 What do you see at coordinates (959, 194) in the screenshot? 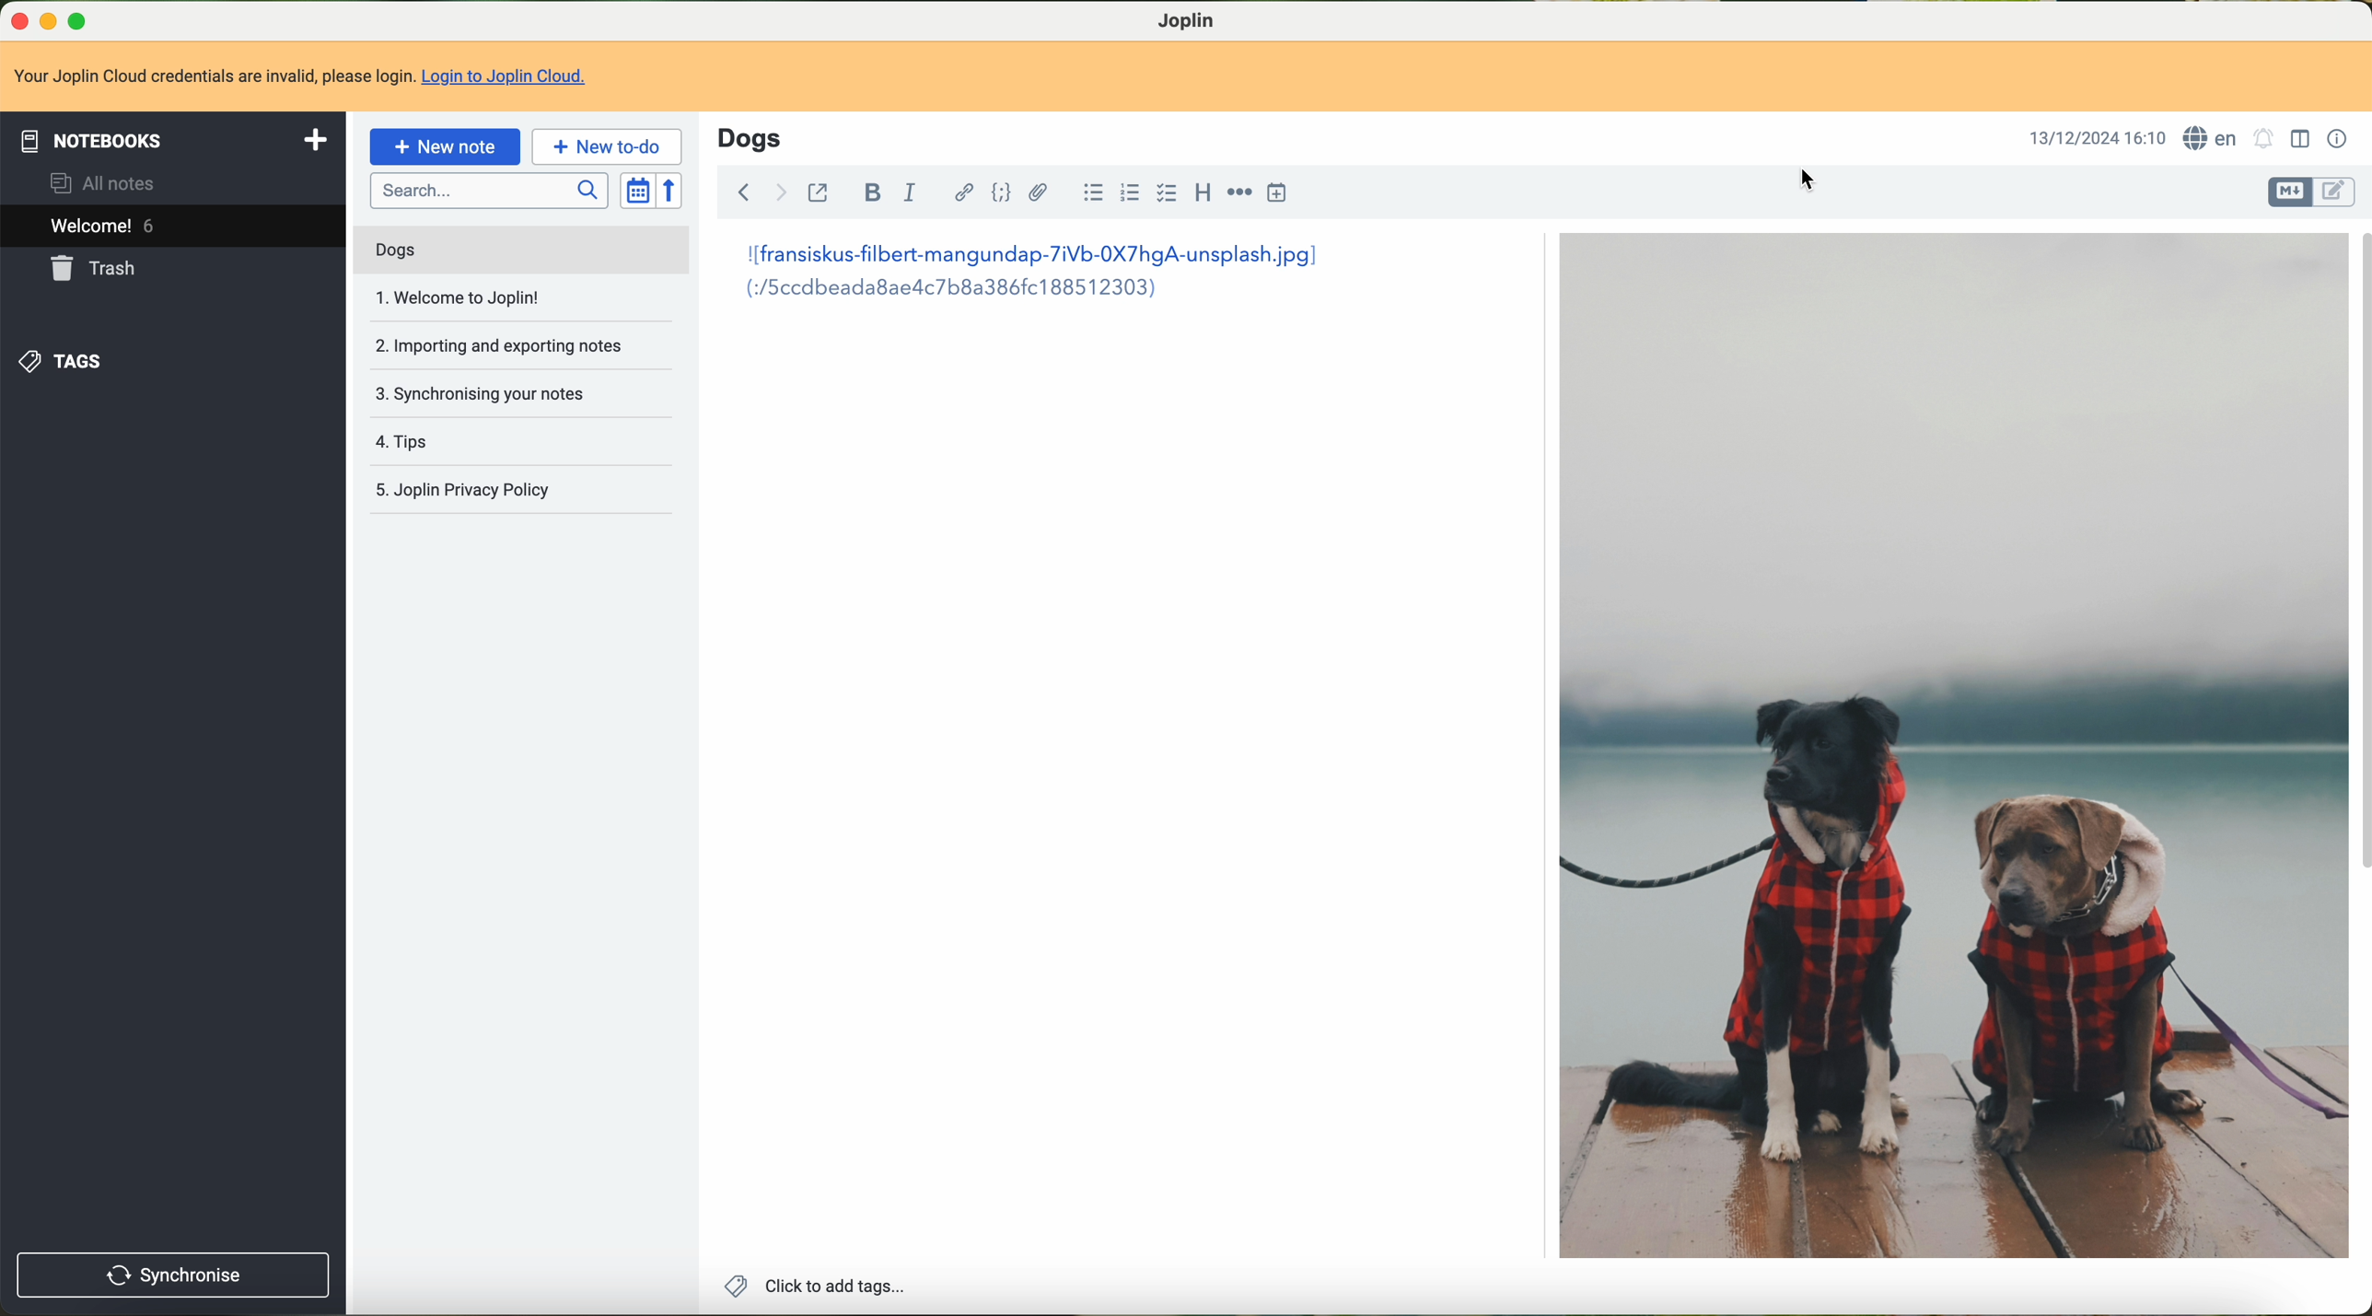
I see `hyperlink` at bounding box center [959, 194].